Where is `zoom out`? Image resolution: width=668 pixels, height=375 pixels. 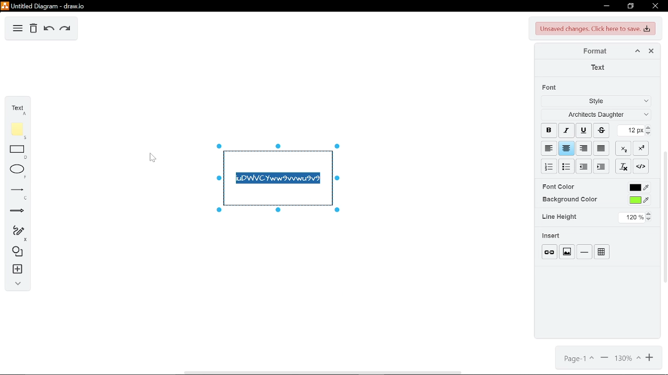
zoom out is located at coordinates (603, 359).